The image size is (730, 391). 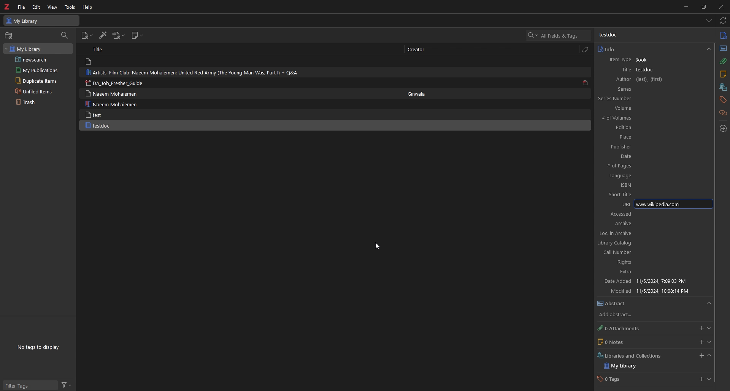 What do you see at coordinates (103, 35) in the screenshot?
I see `add items by identifier` at bounding box center [103, 35].